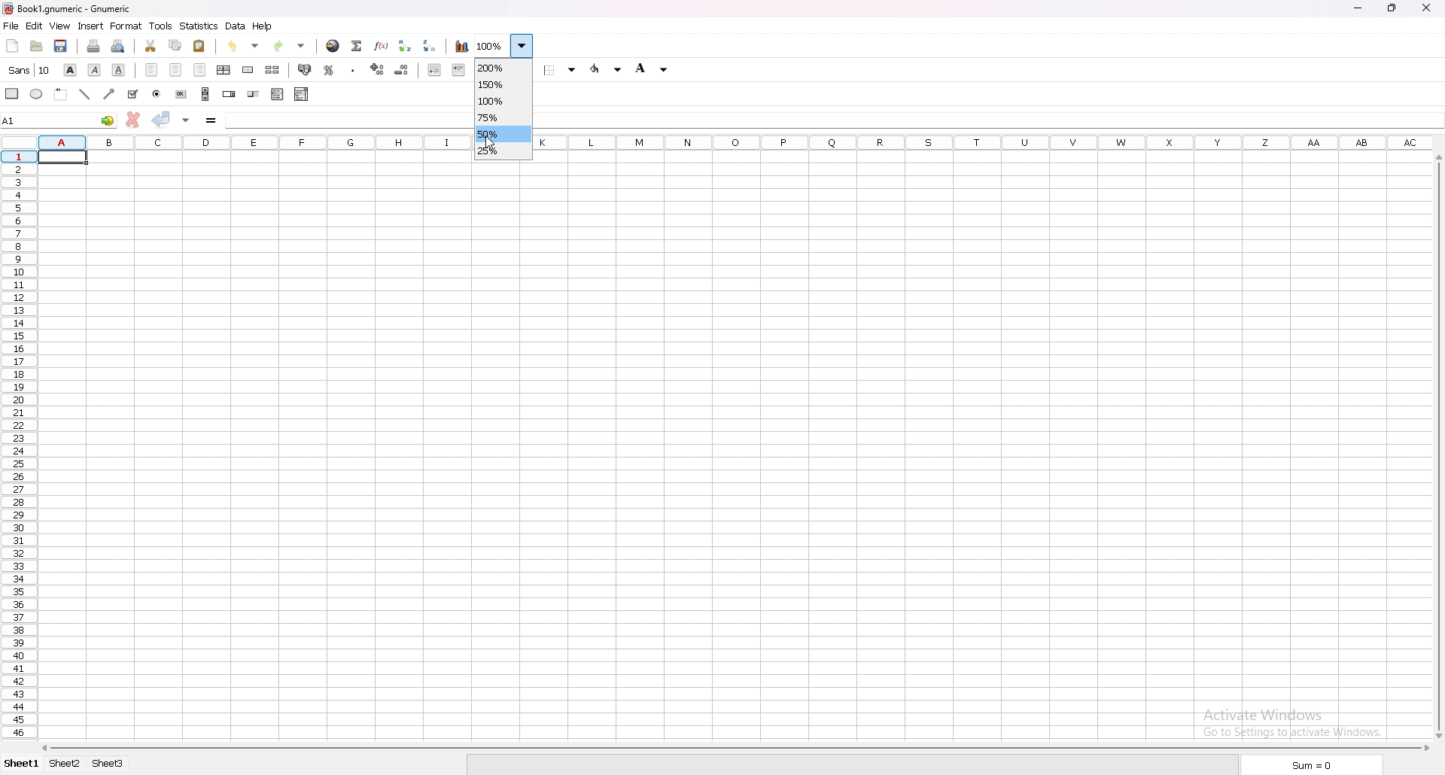 This screenshot has height=775, width=1445. I want to click on insert, so click(92, 26).